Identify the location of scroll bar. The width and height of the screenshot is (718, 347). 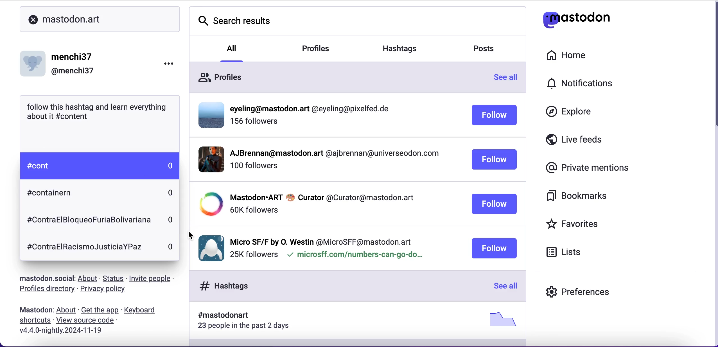
(713, 67).